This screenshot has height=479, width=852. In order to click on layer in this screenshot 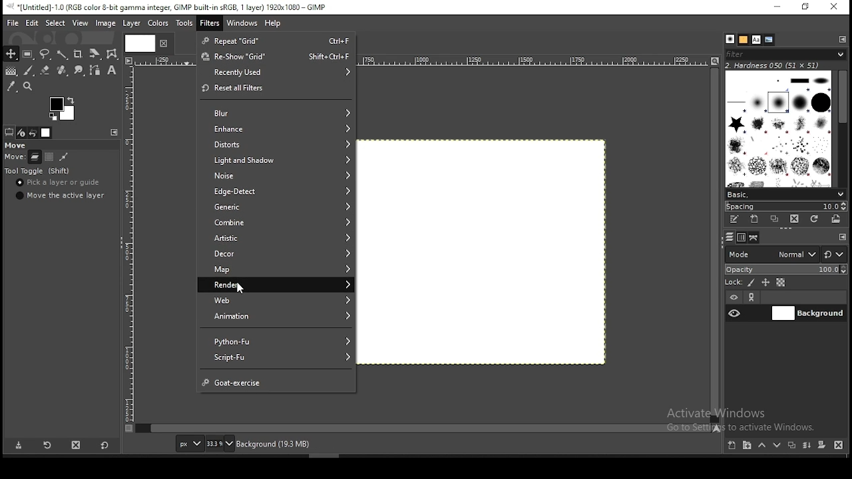, I will do `click(132, 23)`.